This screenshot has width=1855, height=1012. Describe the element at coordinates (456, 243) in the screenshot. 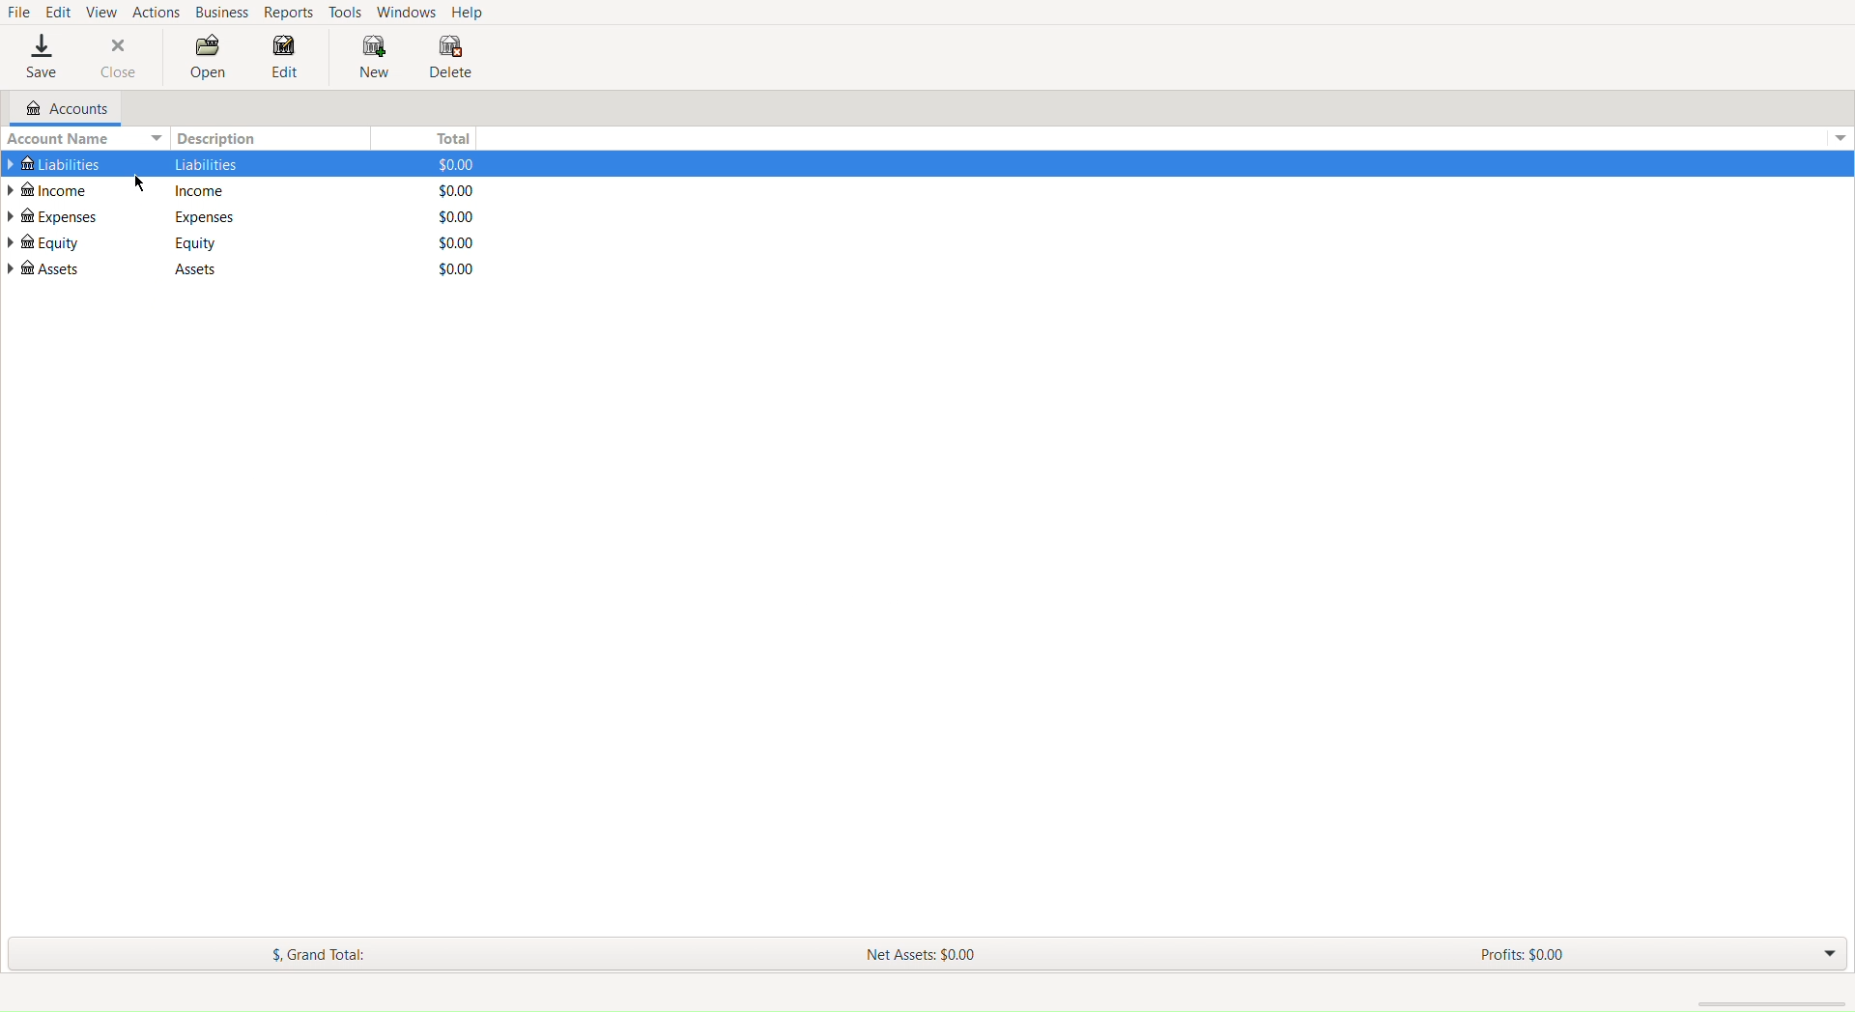

I see `Total` at that location.